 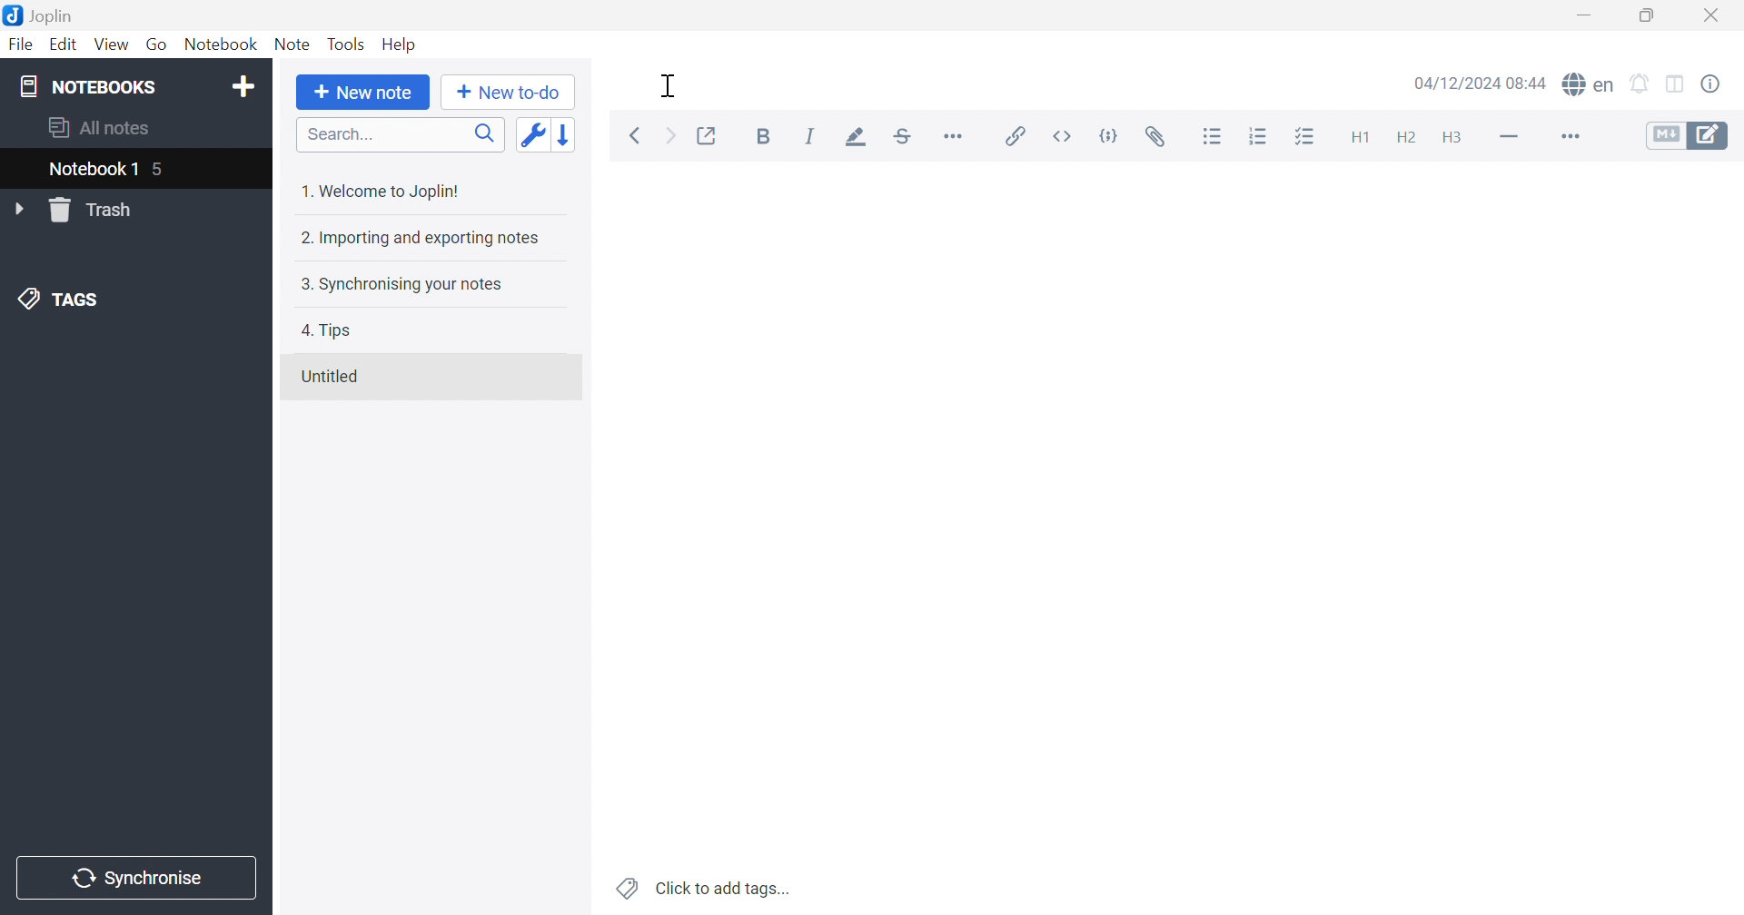 What do you see at coordinates (85, 87) in the screenshot?
I see `NOTEBOOKS` at bounding box center [85, 87].